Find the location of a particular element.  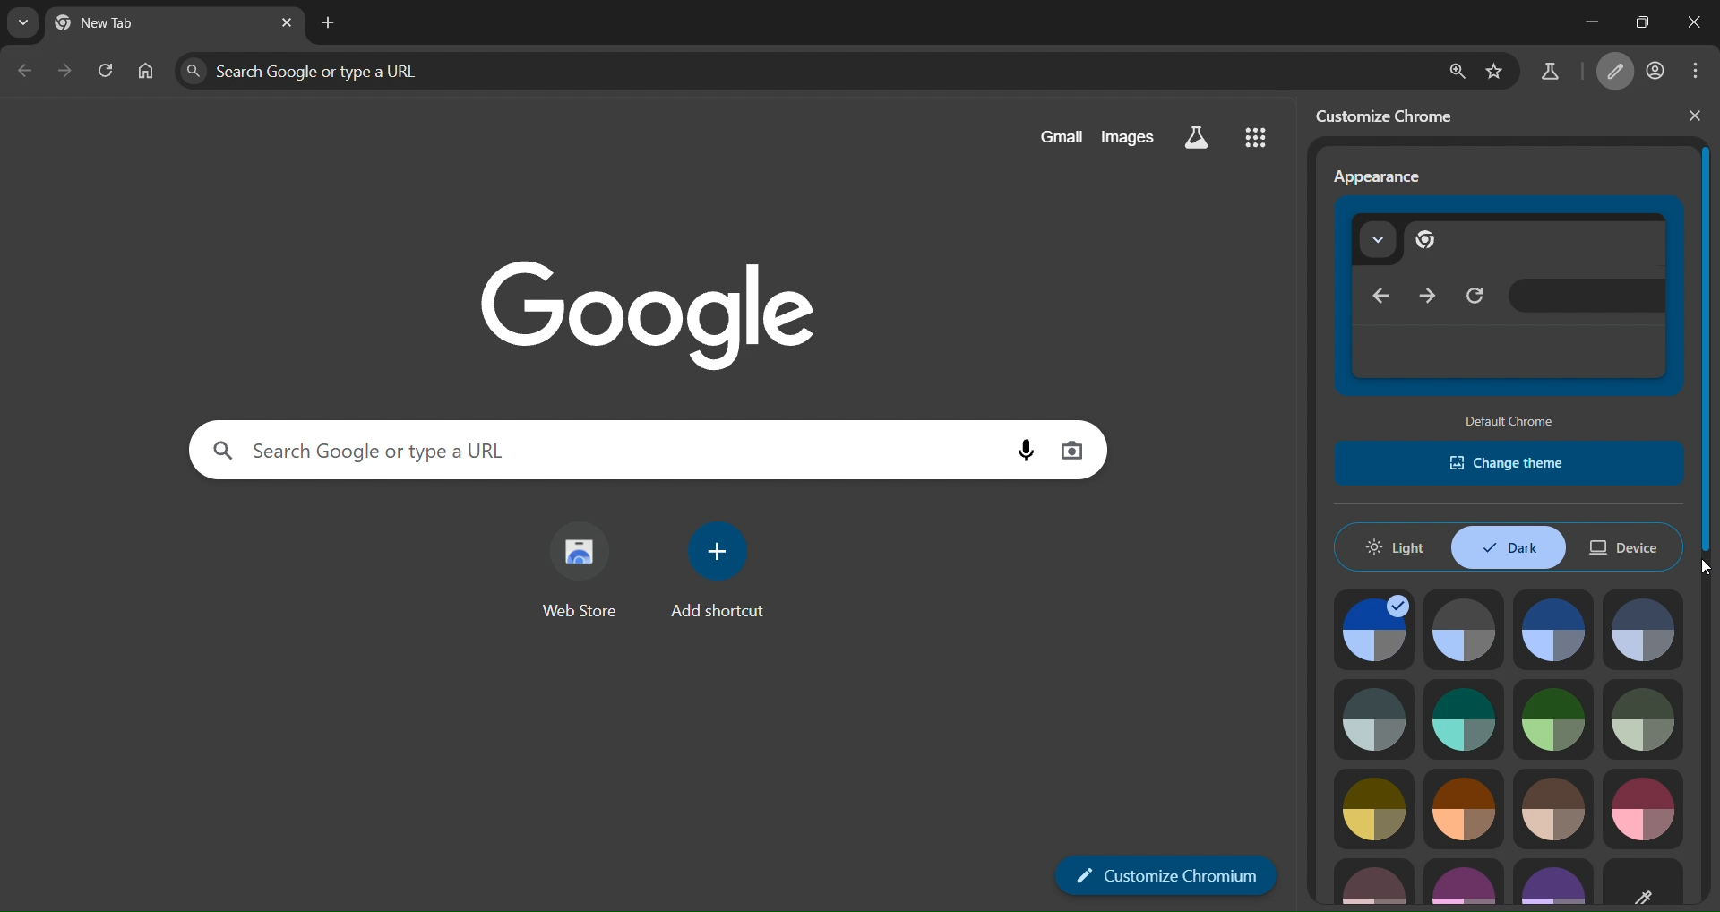

theme is located at coordinates (1555, 718).